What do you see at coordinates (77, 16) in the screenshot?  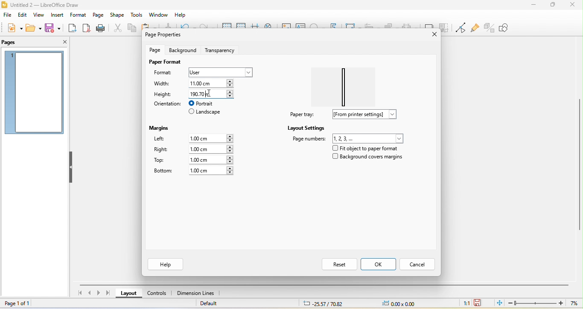 I see `format` at bounding box center [77, 16].